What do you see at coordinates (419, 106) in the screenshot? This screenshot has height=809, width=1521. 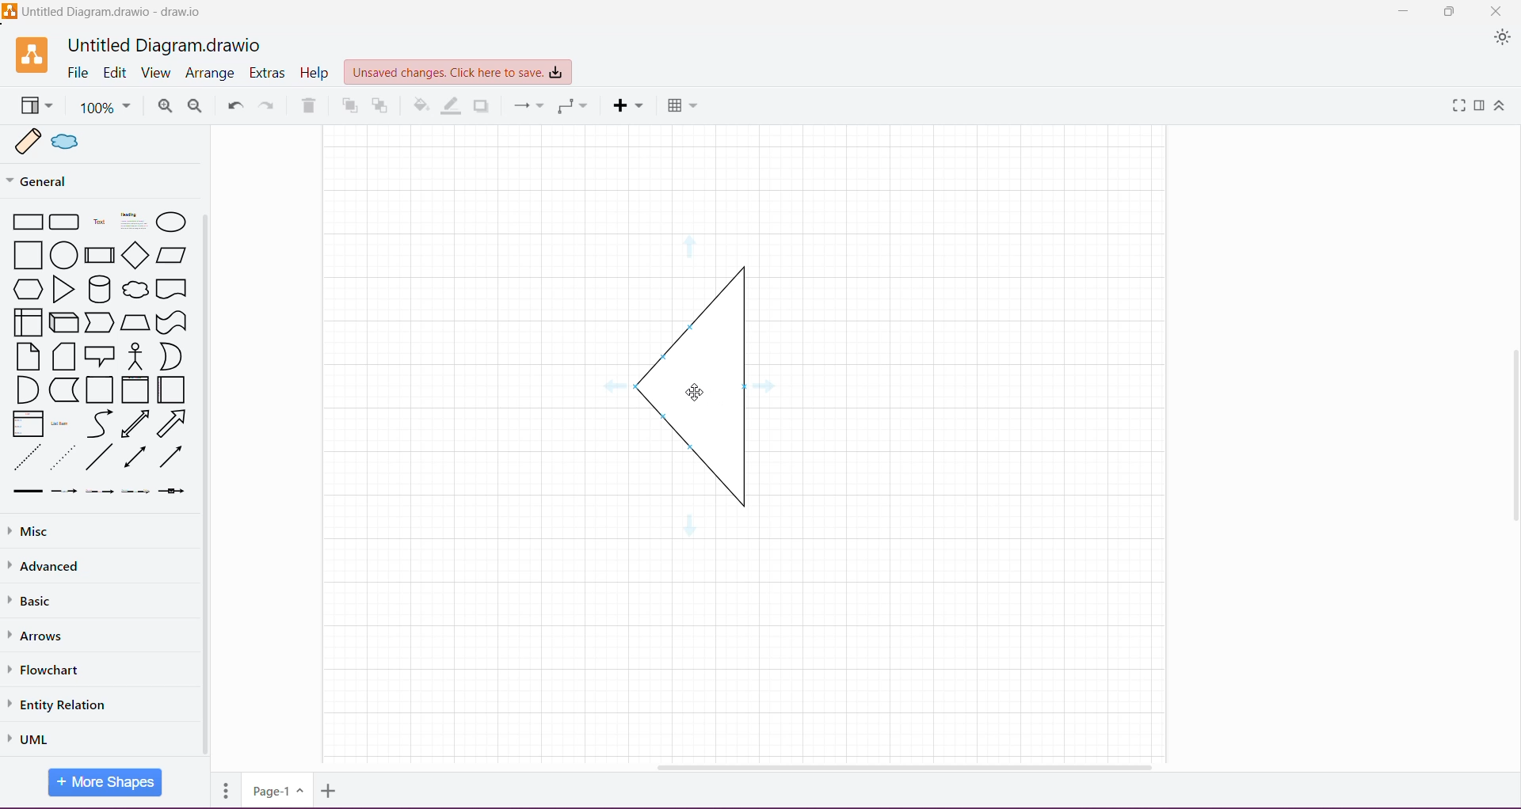 I see `Fill Color` at bounding box center [419, 106].